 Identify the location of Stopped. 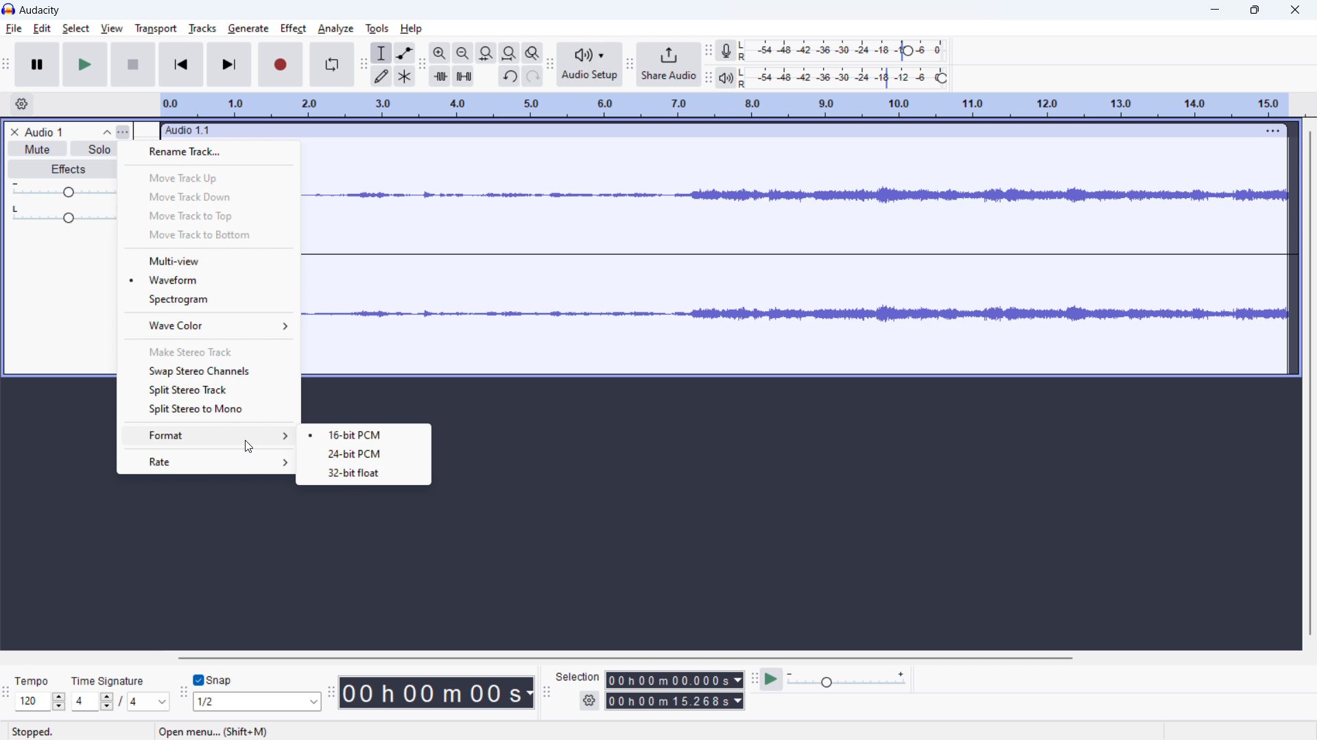
(44, 732).